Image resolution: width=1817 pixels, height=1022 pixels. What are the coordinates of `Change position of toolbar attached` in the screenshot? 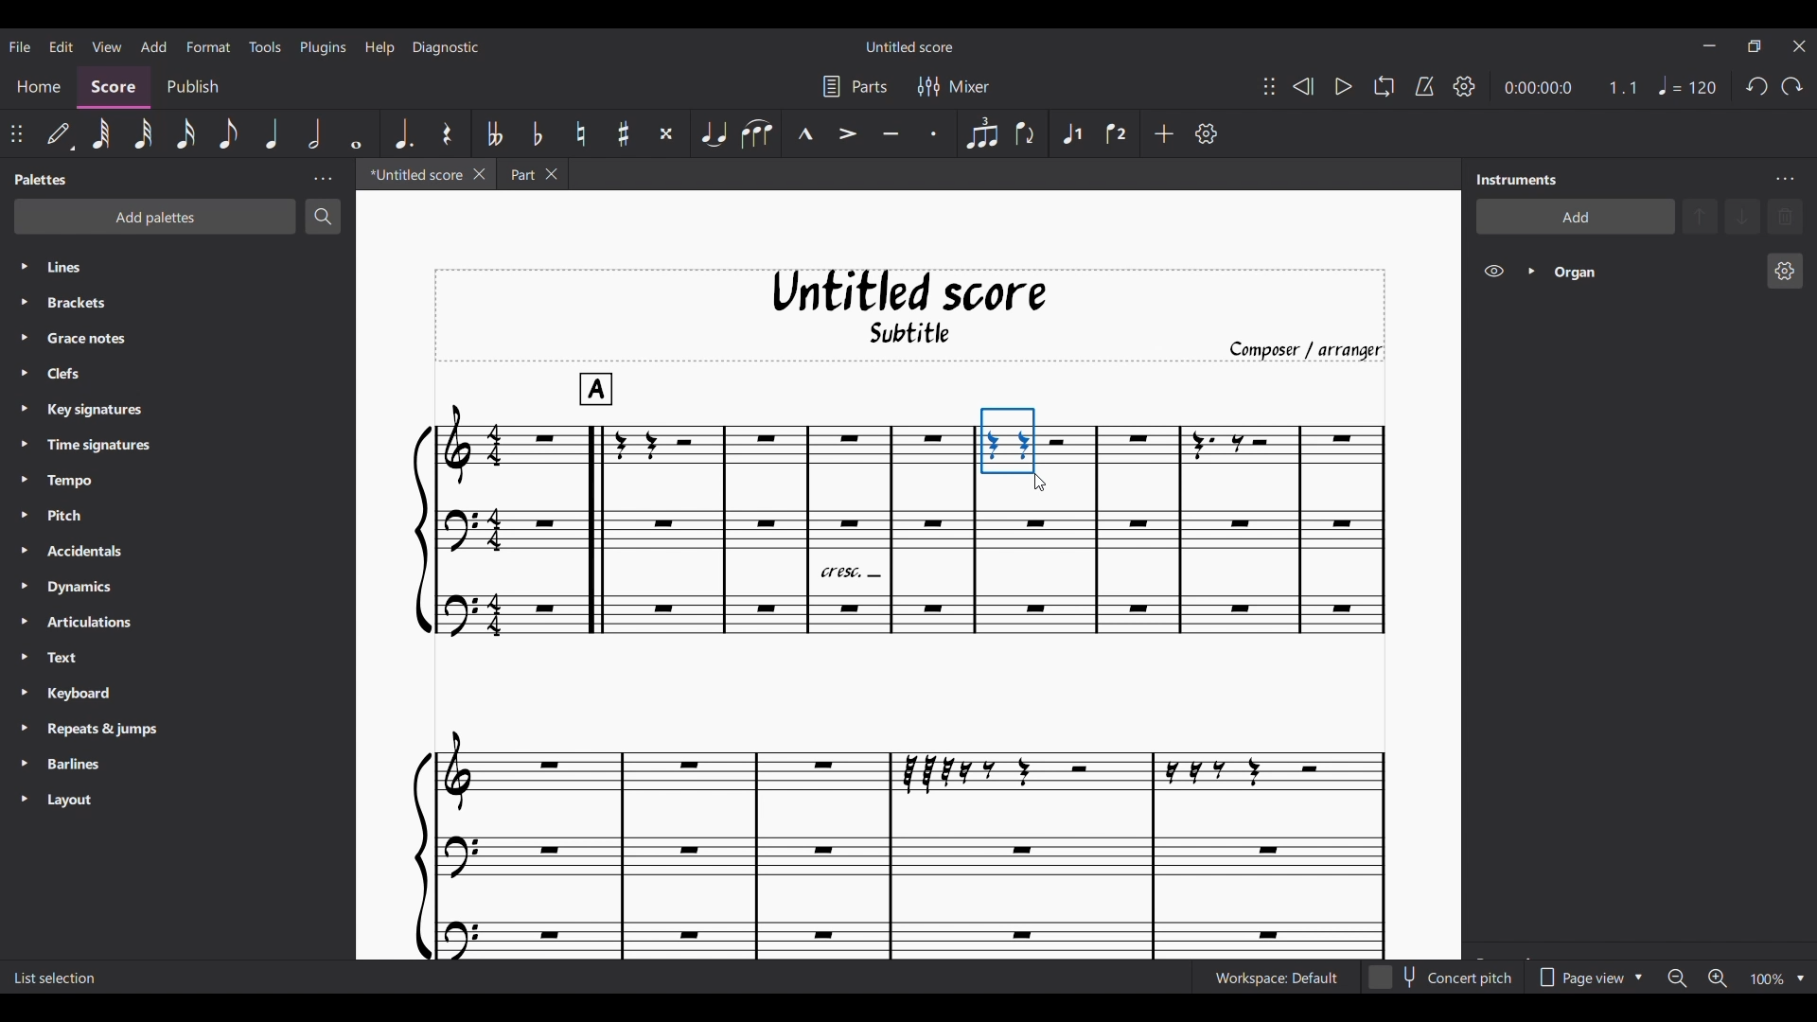 It's located at (1270, 86).